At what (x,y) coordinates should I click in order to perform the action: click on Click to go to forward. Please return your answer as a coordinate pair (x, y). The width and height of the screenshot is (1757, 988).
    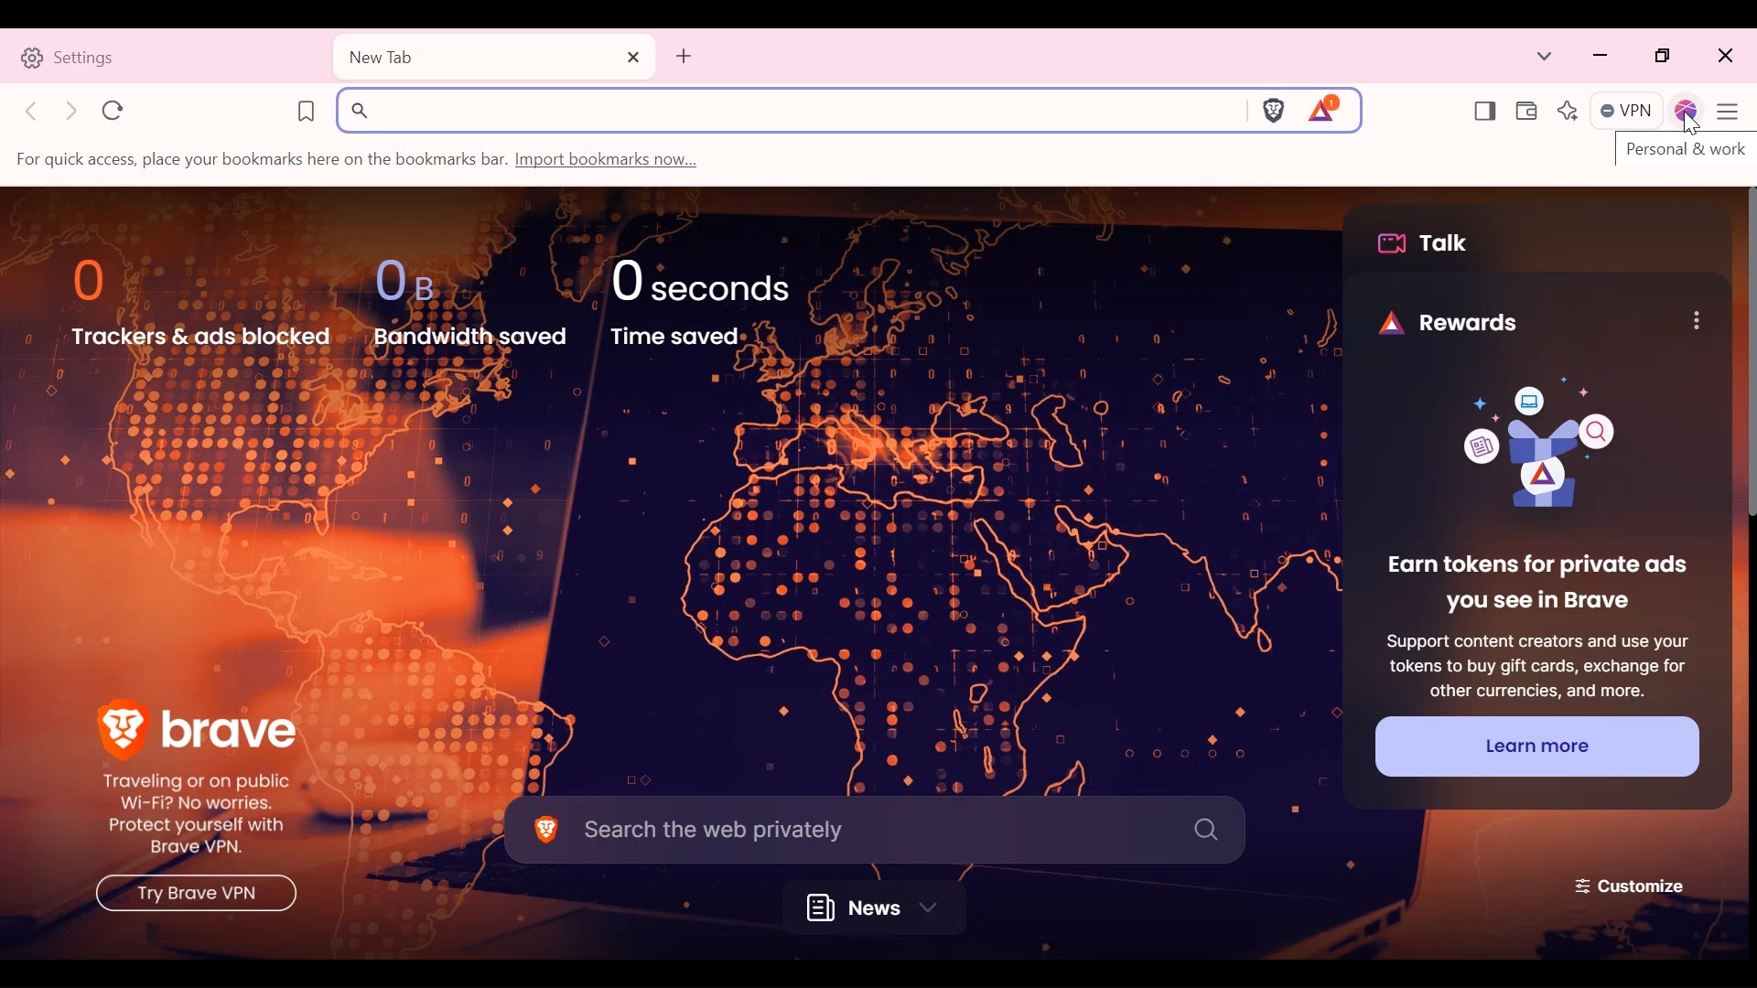
    Looking at the image, I should click on (73, 111).